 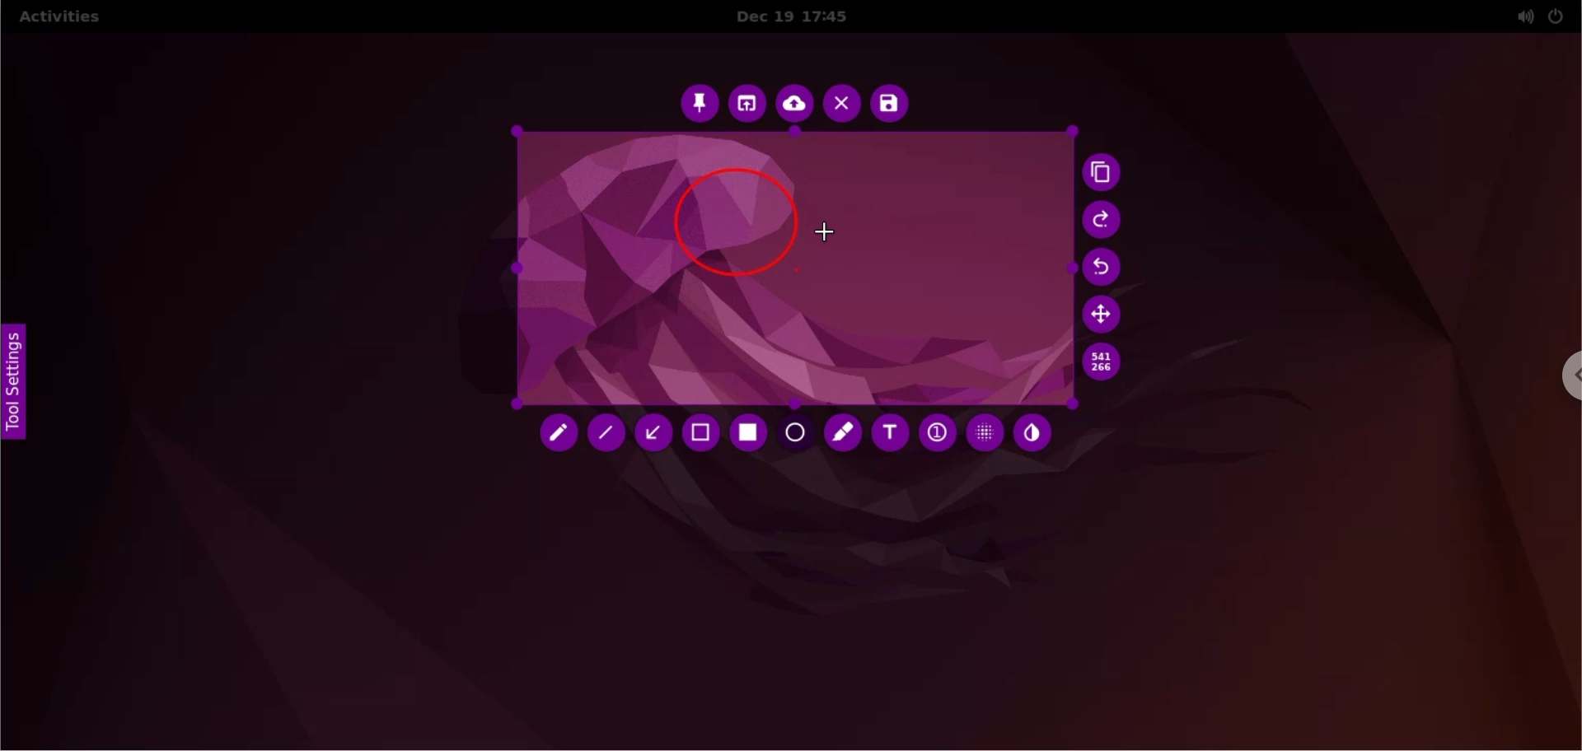 What do you see at coordinates (889, 433) in the screenshot?
I see `text tool` at bounding box center [889, 433].